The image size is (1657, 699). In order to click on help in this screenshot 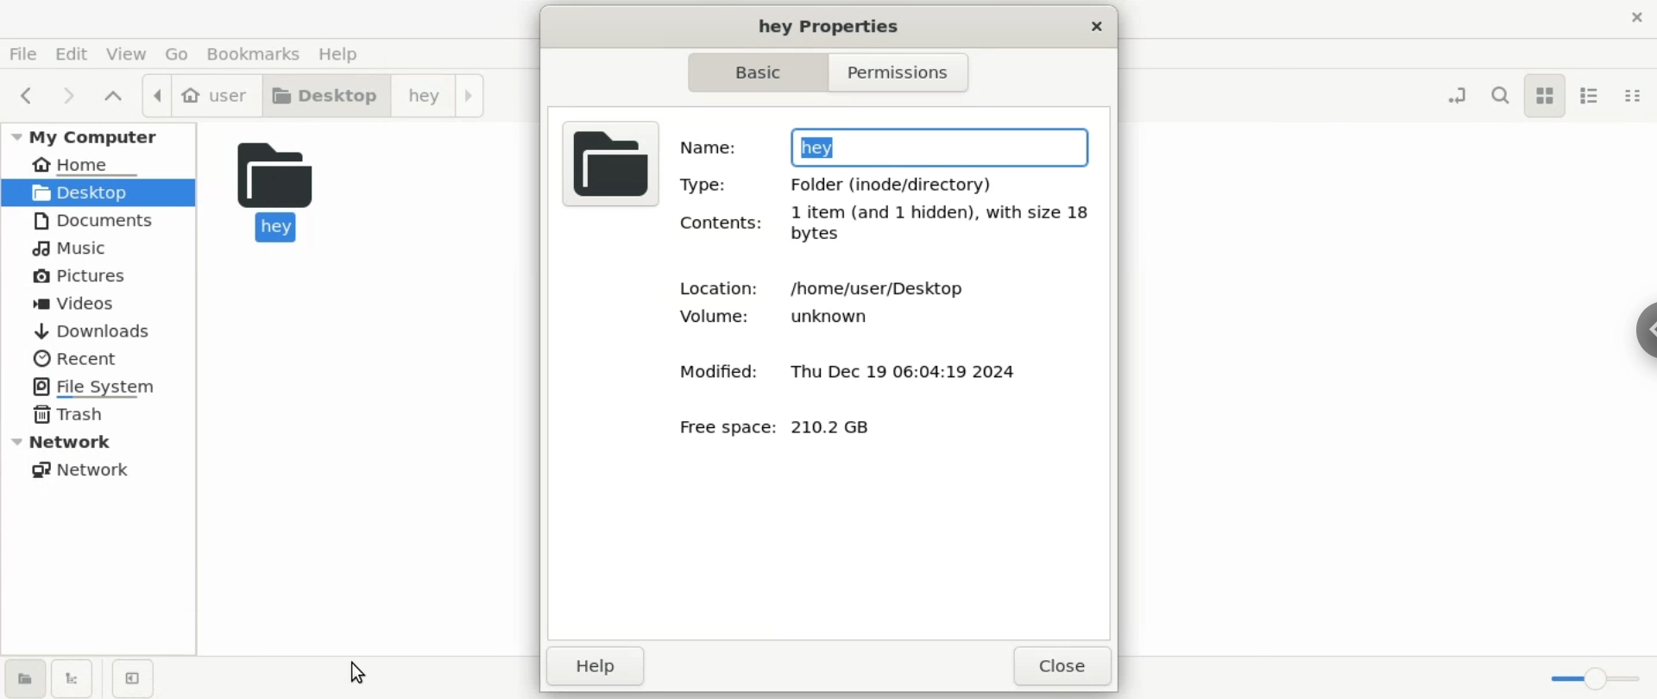, I will do `click(596, 665)`.